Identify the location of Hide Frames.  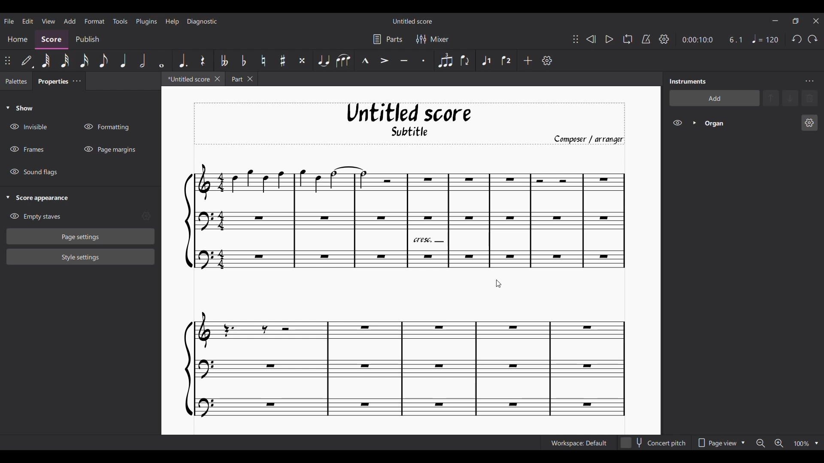
(27, 149).